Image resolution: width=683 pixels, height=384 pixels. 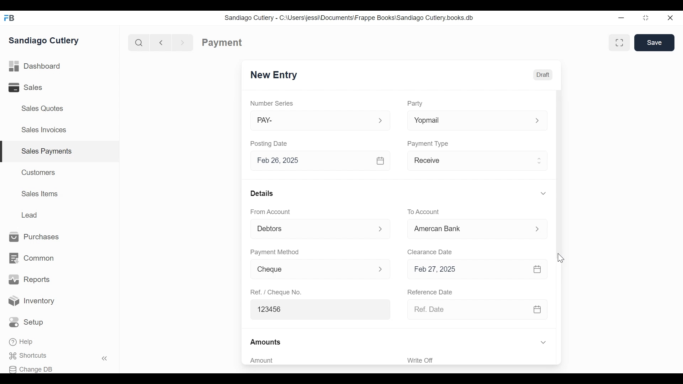 I want to click on Details, so click(x=262, y=193).